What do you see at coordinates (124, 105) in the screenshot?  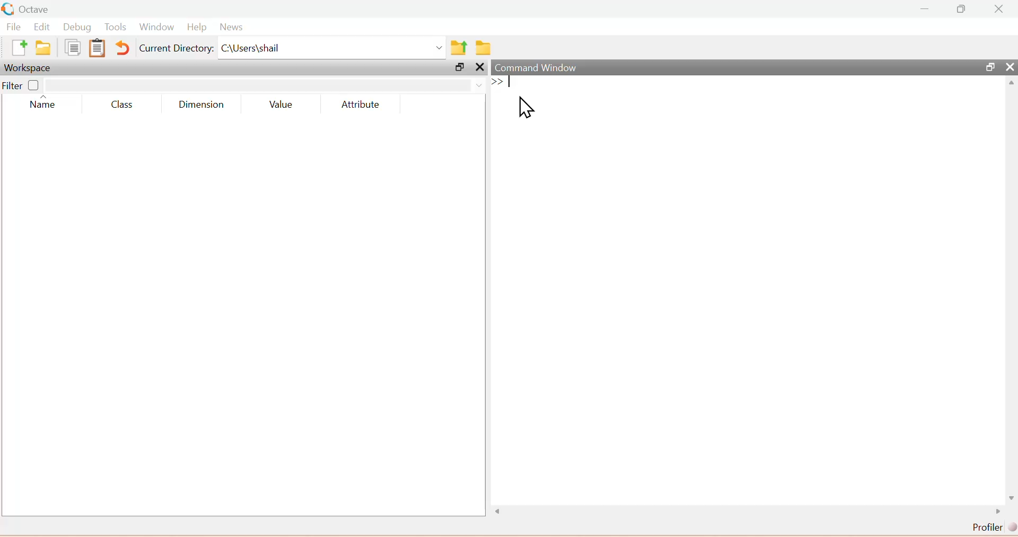 I see `Class` at bounding box center [124, 105].